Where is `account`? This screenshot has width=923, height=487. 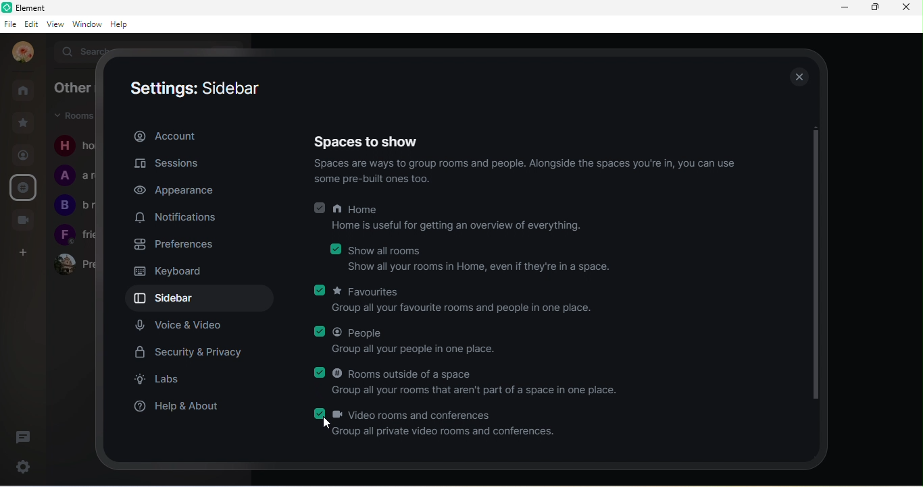 account is located at coordinates (165, 137).